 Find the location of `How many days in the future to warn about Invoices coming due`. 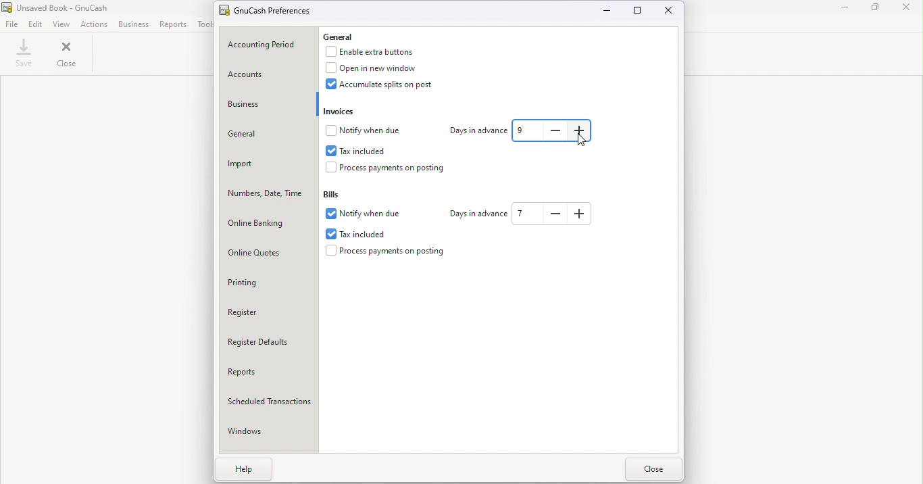

How many days in the future to warn about Invoices coming due is located at coordinates (528, 131).